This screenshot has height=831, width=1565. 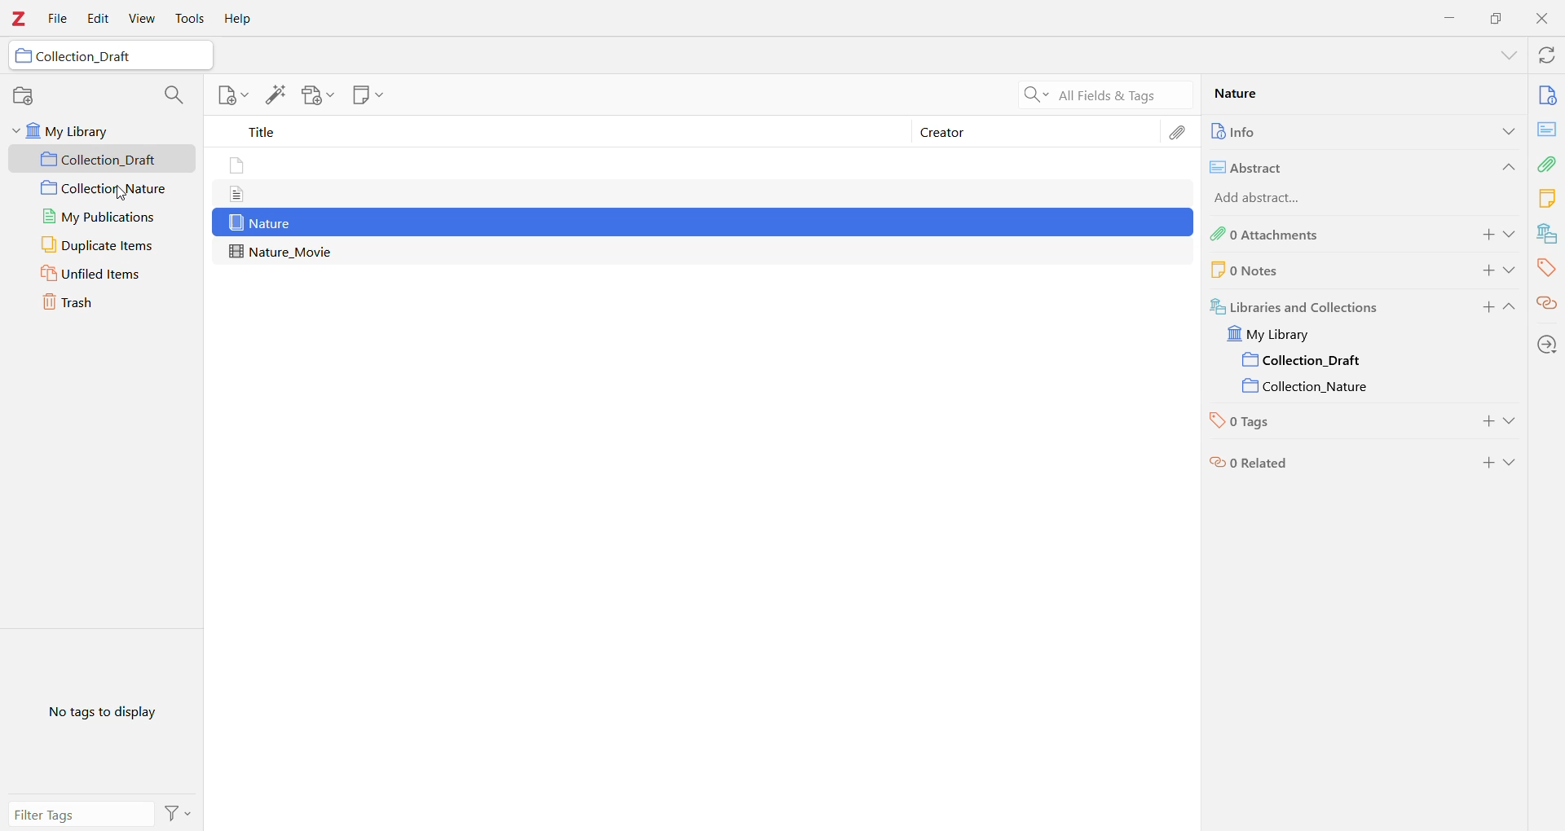 I want to click on 0 Tags, so click(x=1331, y=419).